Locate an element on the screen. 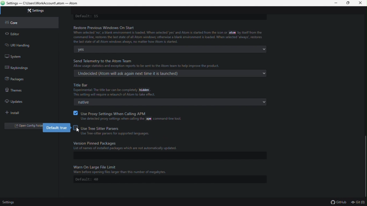 The height and width of the screenshot is (206, 367).  is located at coordinates (169, 170).